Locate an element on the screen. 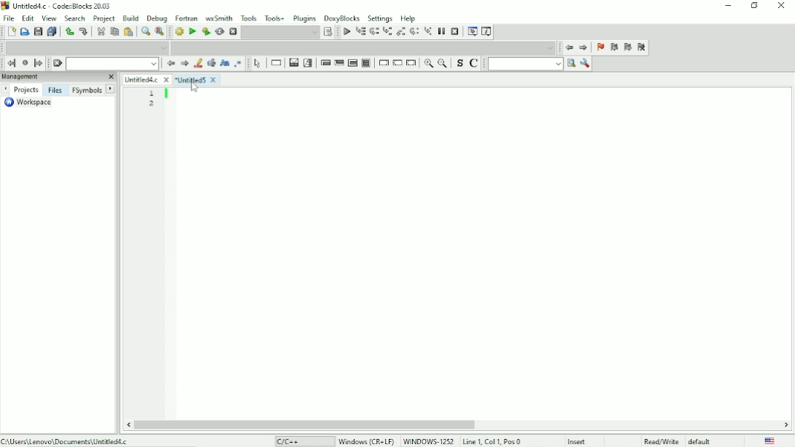 This screenshot has width=795, height=447. Jump back is located at coordinates (569, 49).